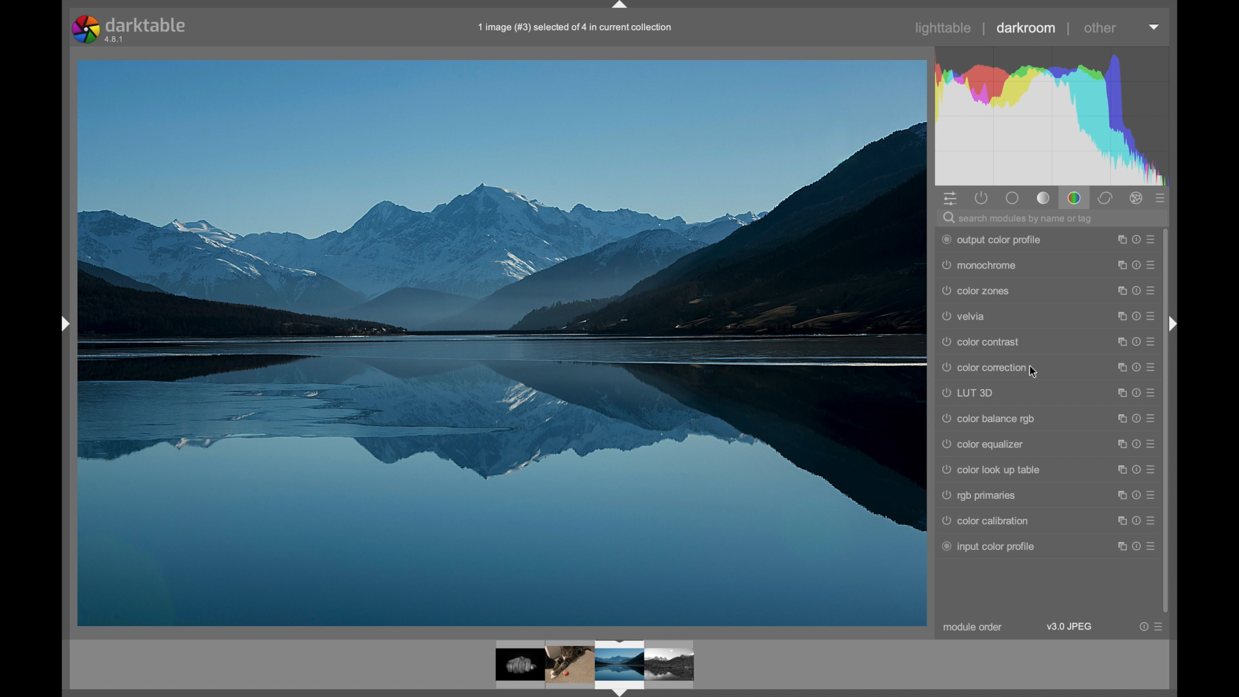 The image size is (1239, 697). Describe the element at coordinates (1070, 627) in the screenshot. I see `v3.0 jpeg` at that location.